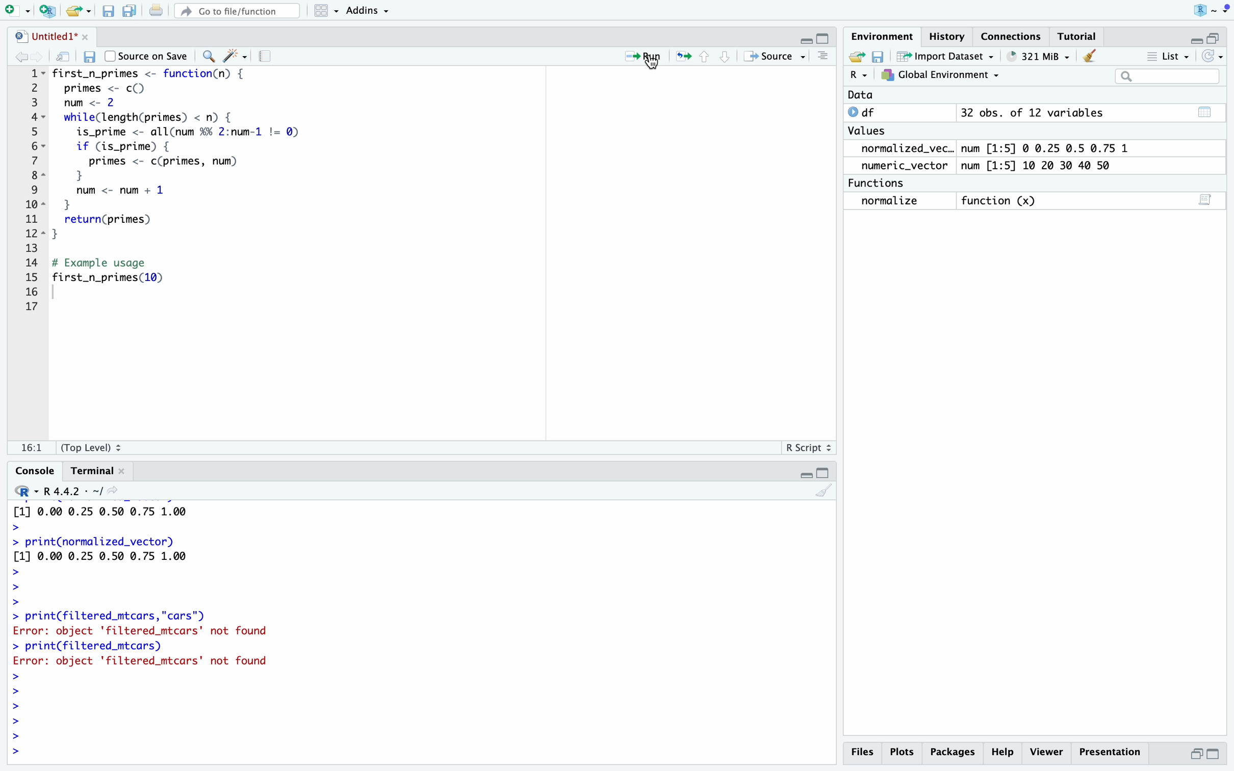 This screenshot has height=771, width=1234. Describe the element at coordinates (1036, 203) in the screenshot. I see `normalize function (x) 3` at that location.